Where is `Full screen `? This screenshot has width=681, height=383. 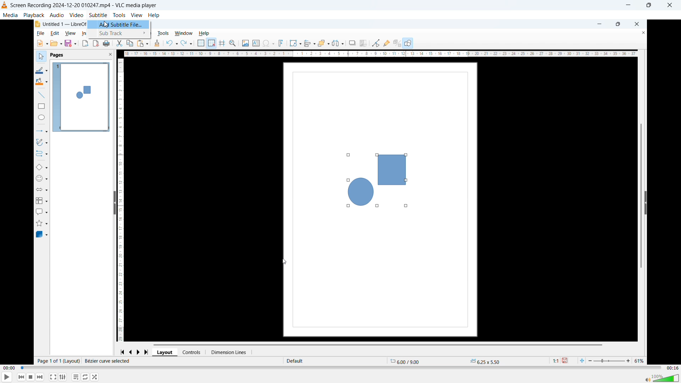 Full screen  is located at coordinates (53, 377).